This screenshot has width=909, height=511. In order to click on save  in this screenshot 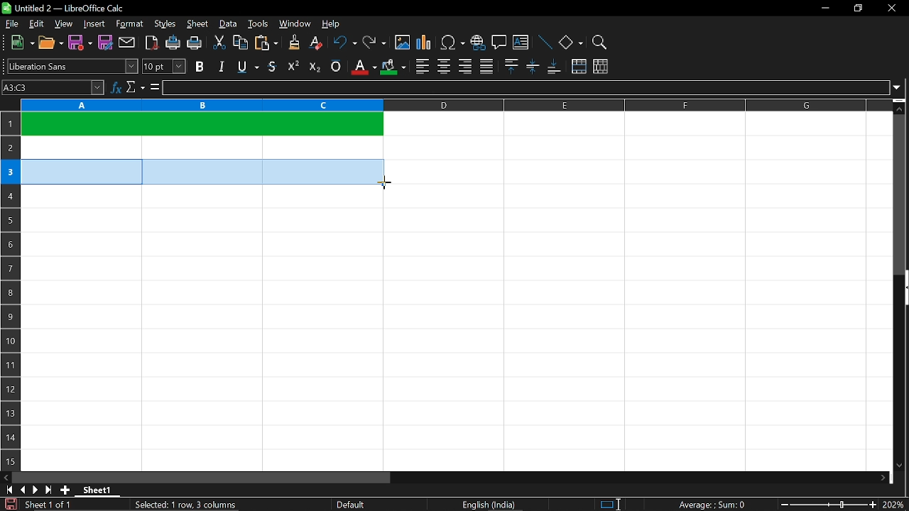, I will do `click(9, 504)`.